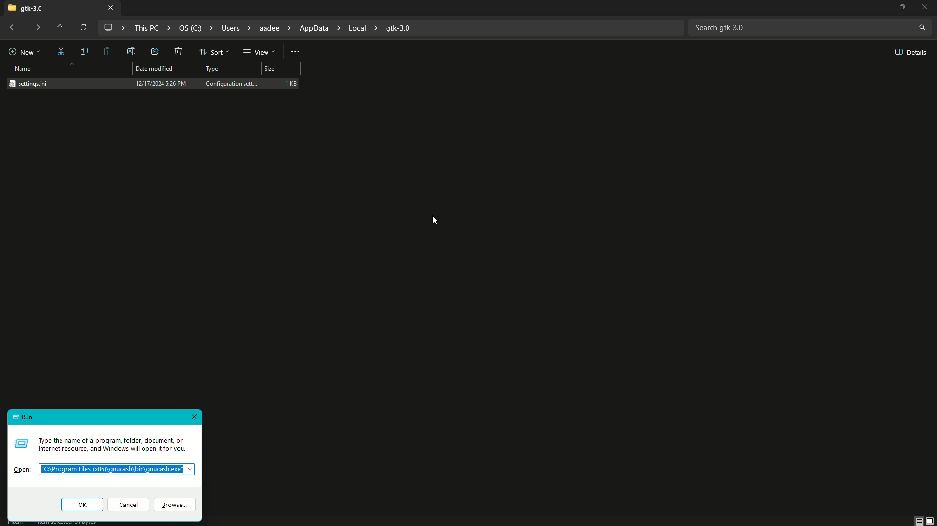  Describe the element at coordinates (193, 416) in the screenshot. I see `Close` at that location.